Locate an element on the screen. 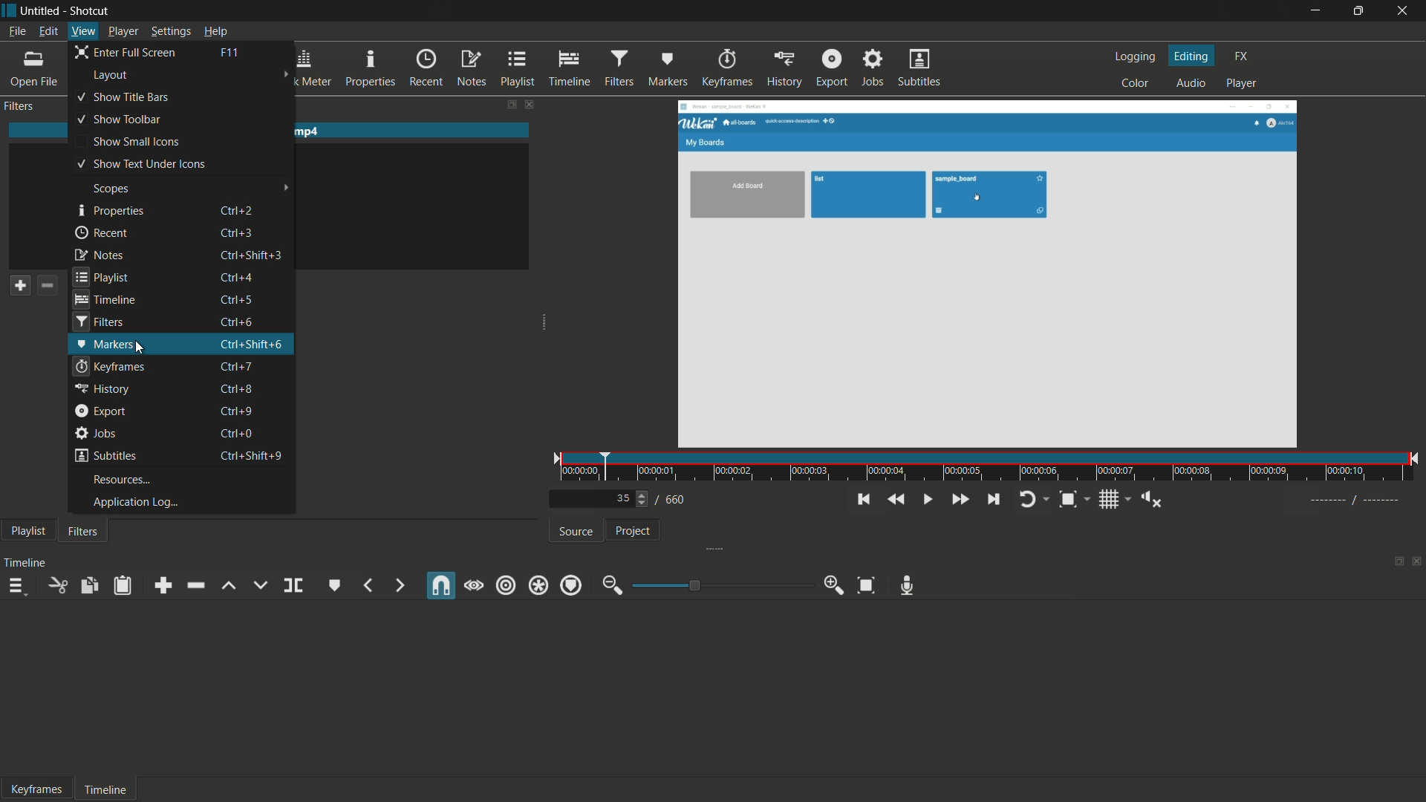 This screenshot has width=1426, height=802. keyboard shortcut is located at coordinates (237, 389).